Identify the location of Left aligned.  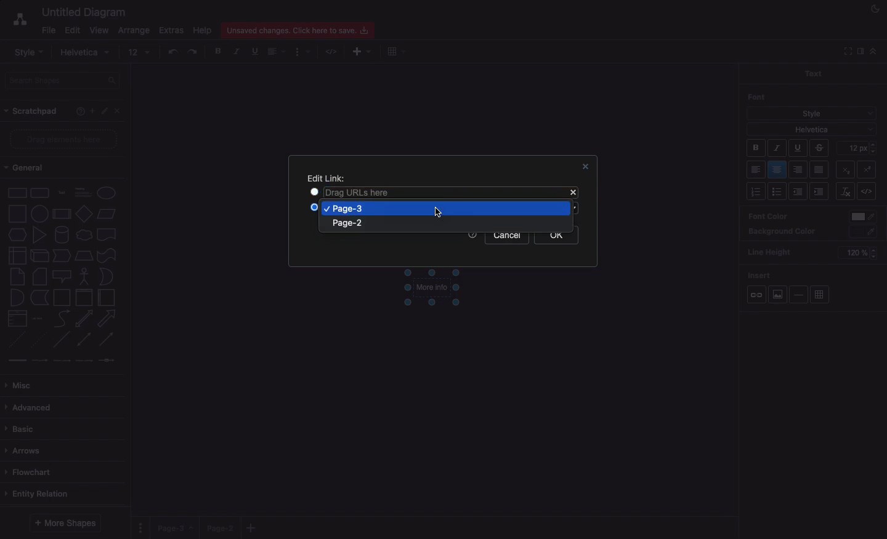
(756, 170).